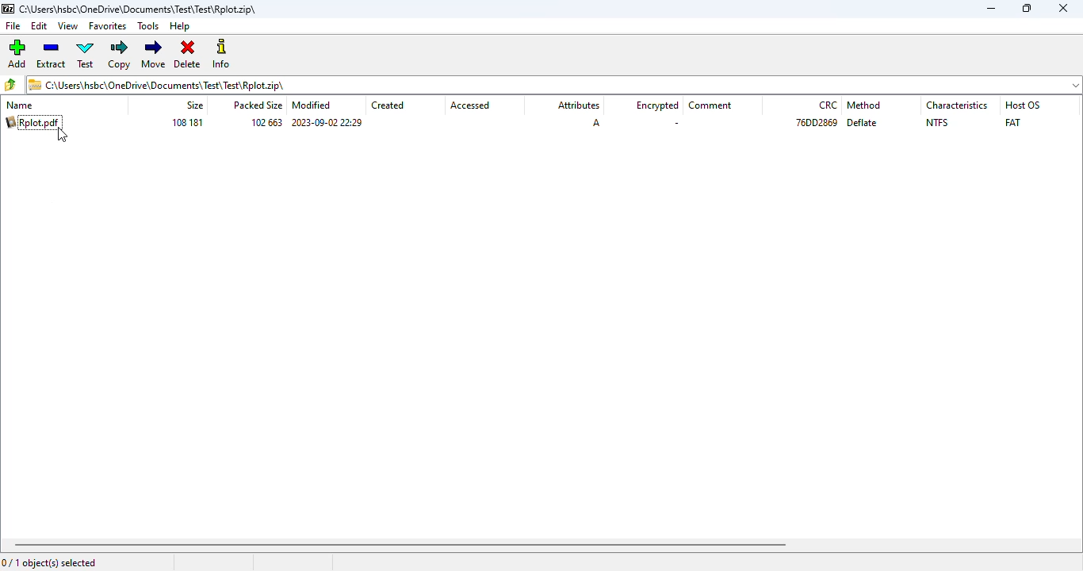 The image size is (1083, 571). I want to click on accessed, so click(471, 105).